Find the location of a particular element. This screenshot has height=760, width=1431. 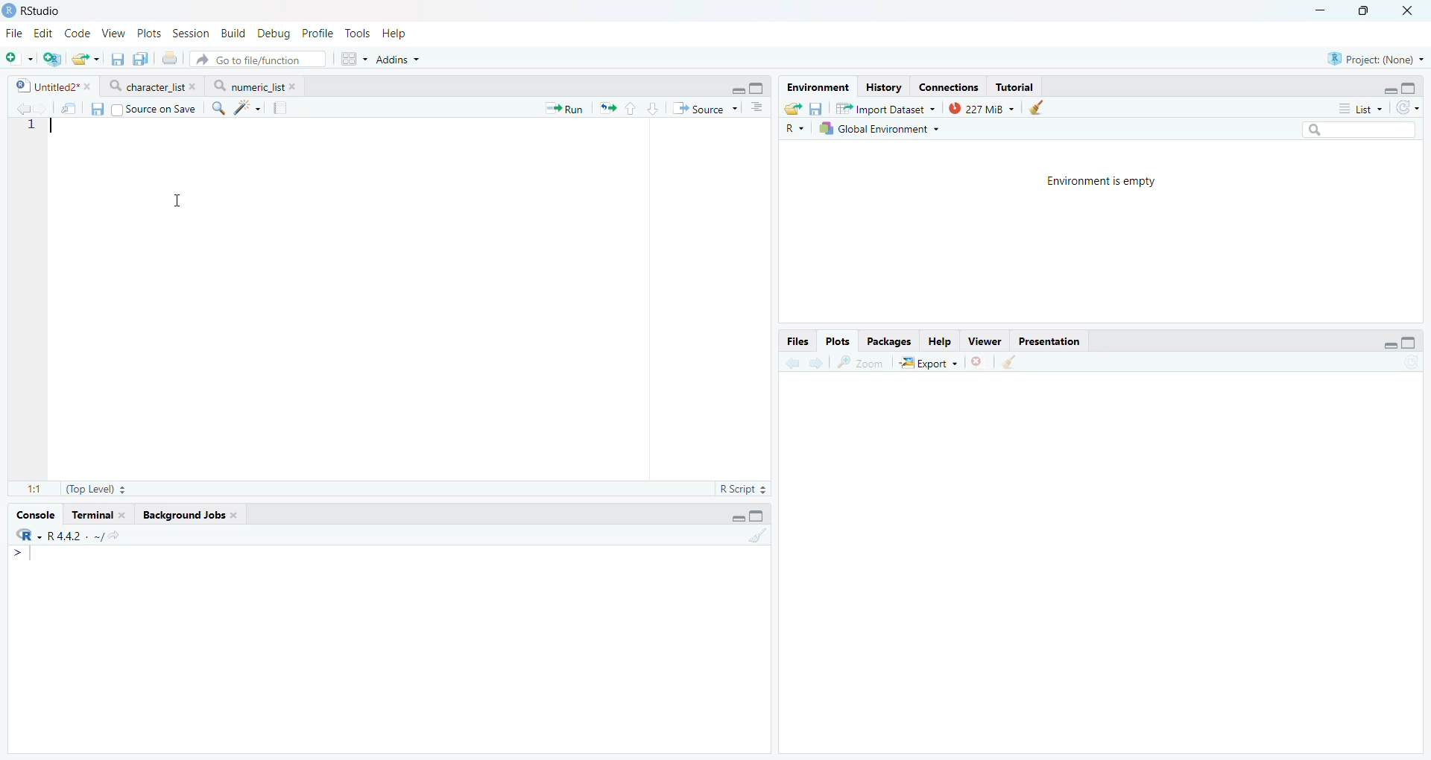

History is located at coordinates (883, 87).